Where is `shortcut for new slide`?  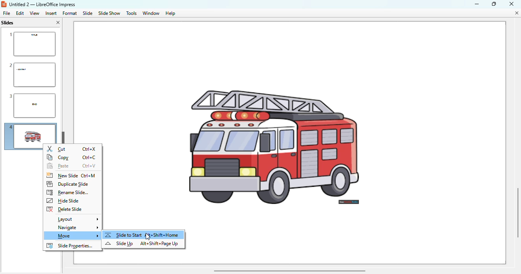 shortcut for new slide is located at coordinates (88, 176).